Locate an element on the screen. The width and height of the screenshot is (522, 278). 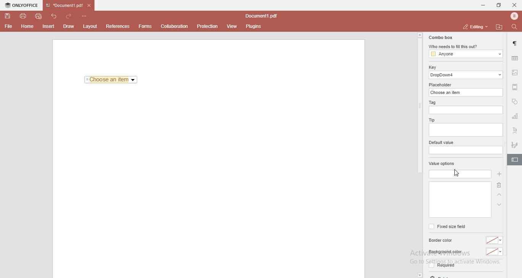
Insert is located at coordinates (49, 27).